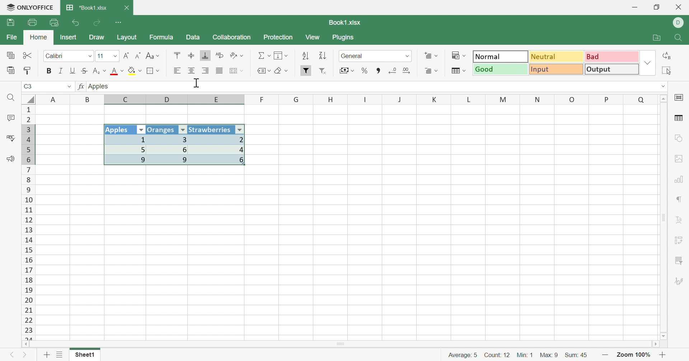 The height and width of the screenshot is (361, 689). I want to click on Home, so click(38, 38).